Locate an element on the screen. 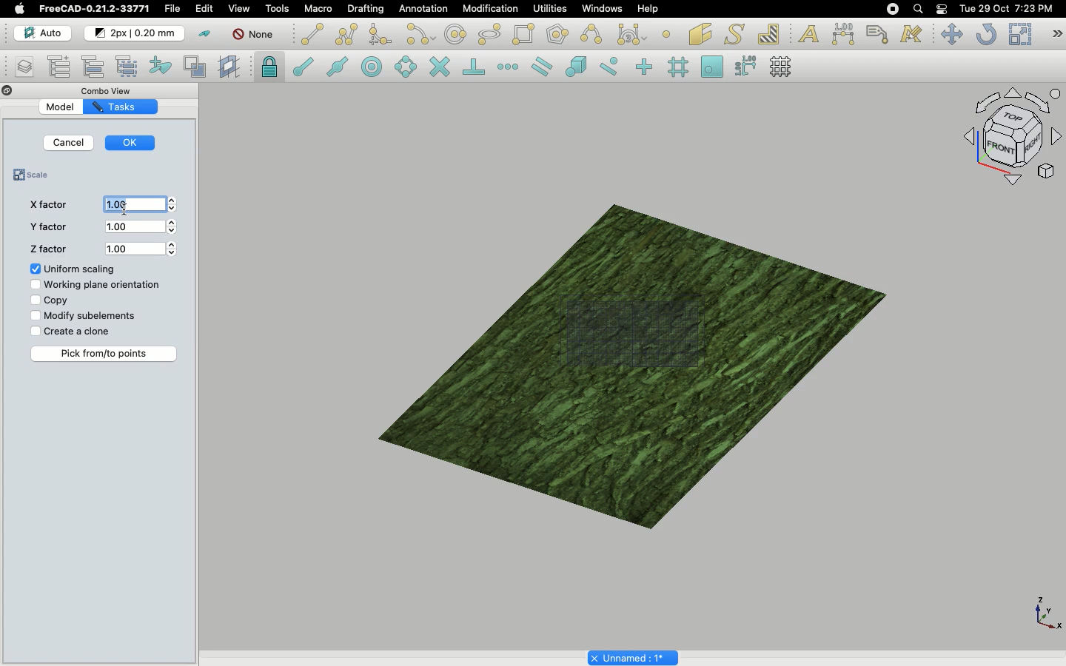  View is located at coordinates (236, 9).